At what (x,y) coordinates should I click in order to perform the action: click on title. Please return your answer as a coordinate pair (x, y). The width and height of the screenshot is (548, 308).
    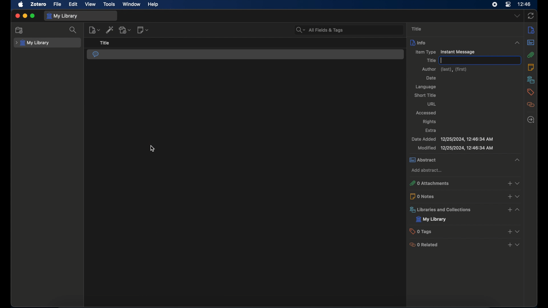
    Looking at the image, I should click on (104, 43).